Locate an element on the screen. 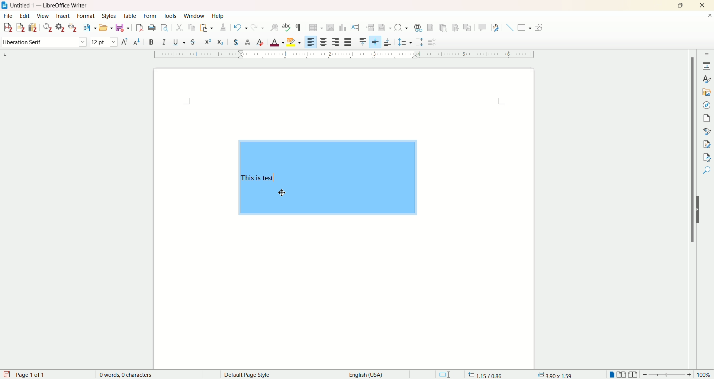 This screenshot has width=714, height=379. English(USA) is located at coordinates (369, 374).